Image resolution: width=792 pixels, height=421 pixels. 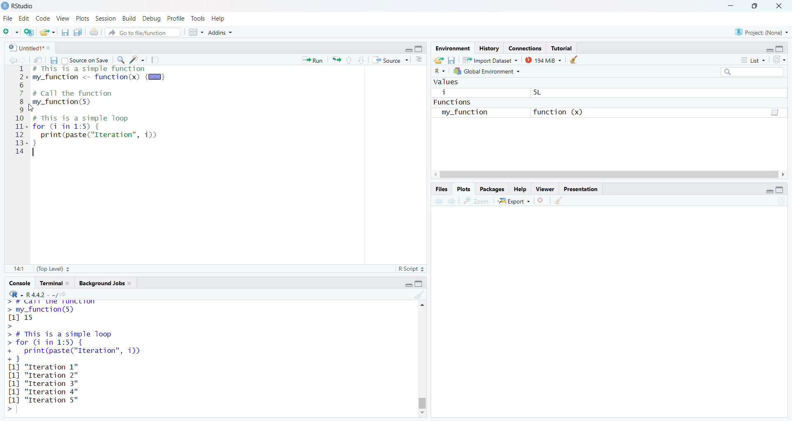 What do you see at coordinates (421, 284) in the screenshot?
I see `maximize` at bounding box center [421, 284].